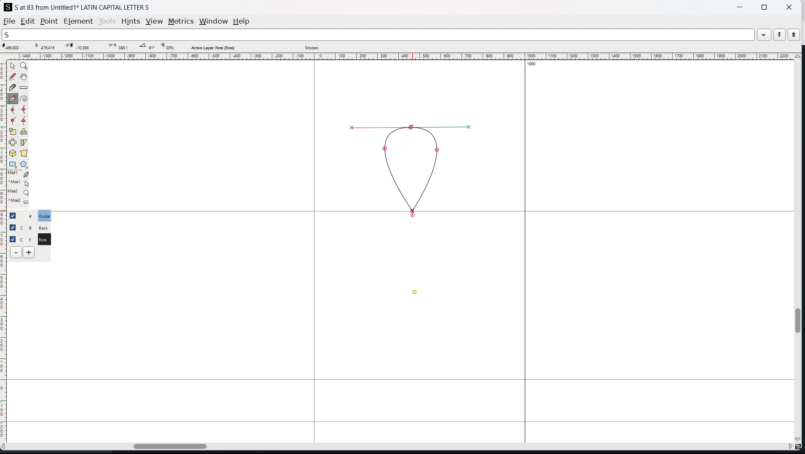 Image resolution: width=805 pixels, height=454 pixels. Describe the element at coordinates (19, 202) in the screenshot. I see `^Mse2` at that location.